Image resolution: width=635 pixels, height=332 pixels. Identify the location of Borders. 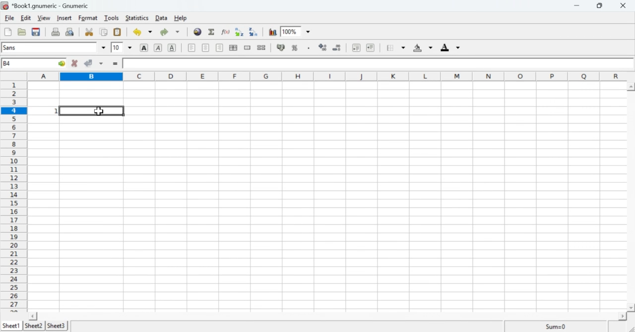
(395, 48).